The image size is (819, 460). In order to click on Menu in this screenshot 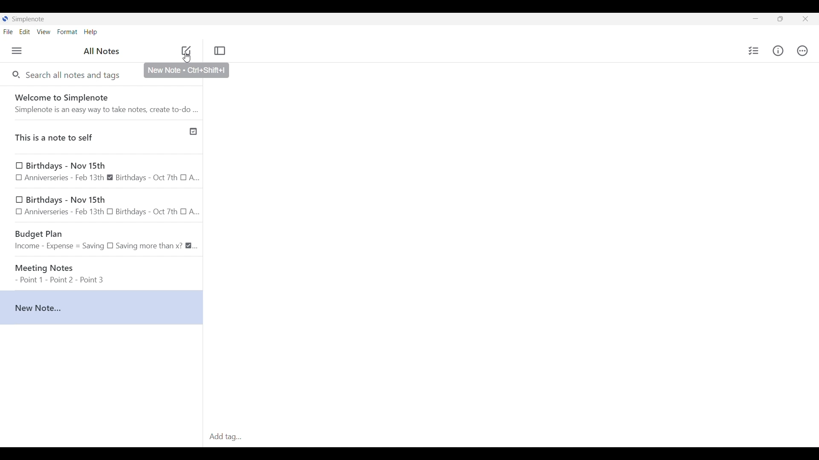, I will do `click(17, 51)`.